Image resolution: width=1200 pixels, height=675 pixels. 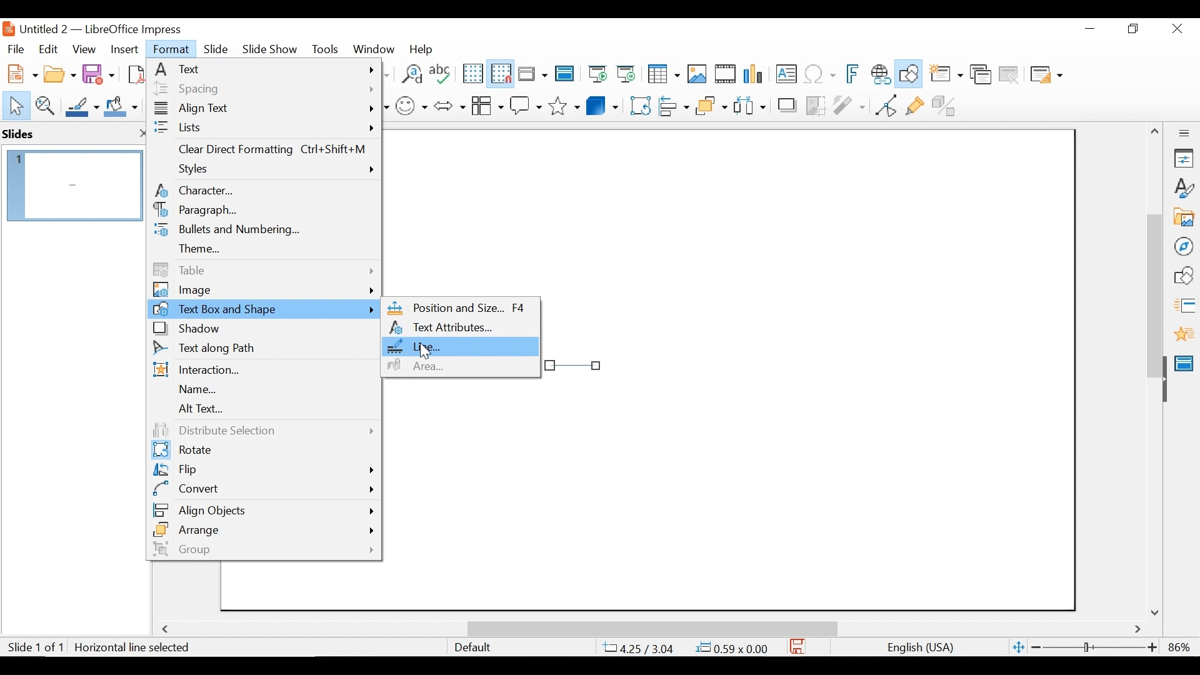 What do you see at coordinates (263, 211) in the screenshot?
I see `Paragraph` at bounding box center [263, 211].